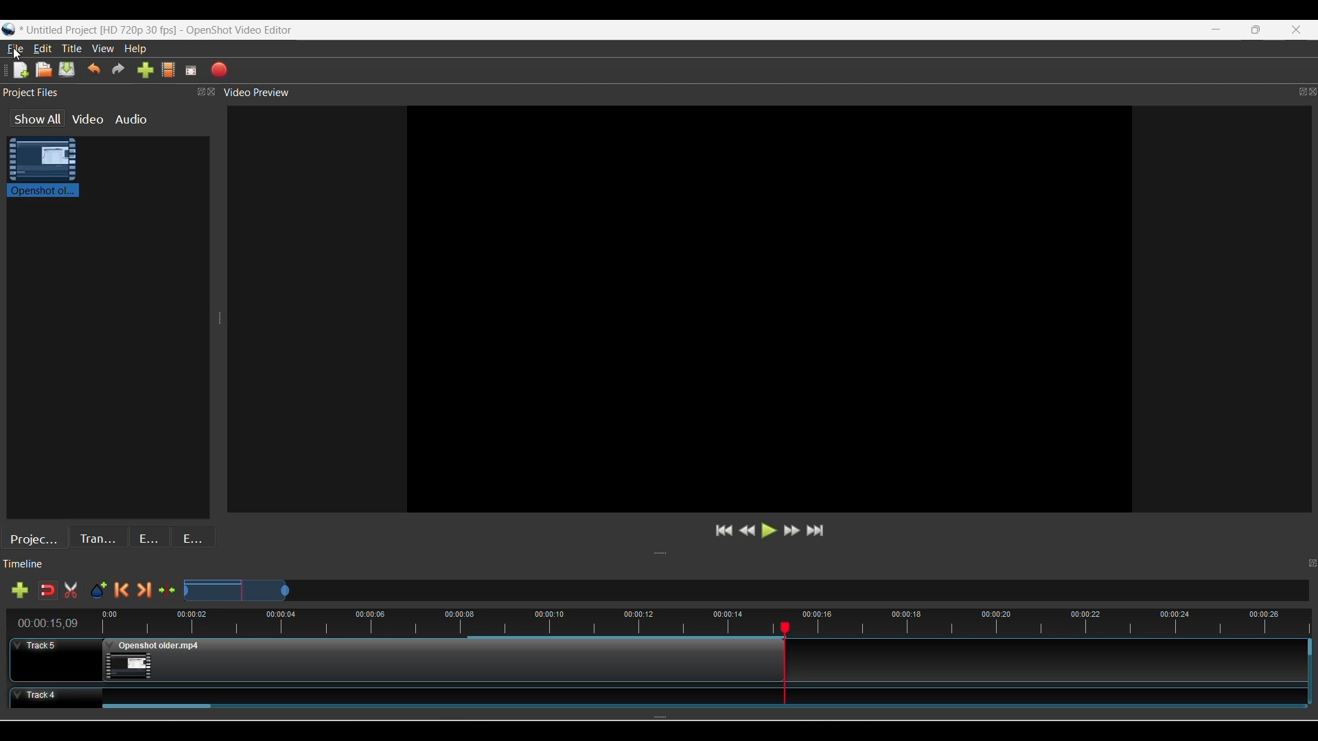 The width and height of the screenshot is (1318, 741). What do you see at coordinates (193, 537) in the screenshot?
I see `Emojis` at bounding box center [193, 537].